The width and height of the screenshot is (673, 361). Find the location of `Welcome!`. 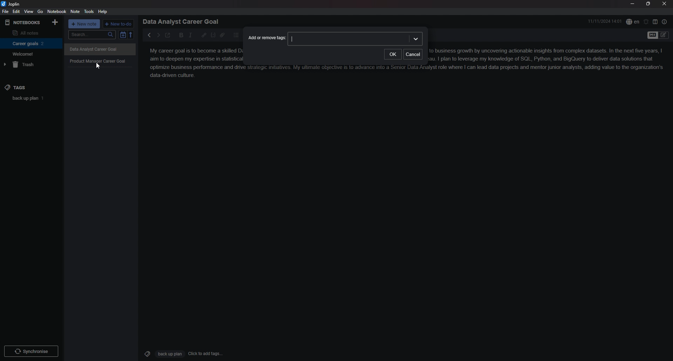

Welcome! is located at coordinates (29, 54).